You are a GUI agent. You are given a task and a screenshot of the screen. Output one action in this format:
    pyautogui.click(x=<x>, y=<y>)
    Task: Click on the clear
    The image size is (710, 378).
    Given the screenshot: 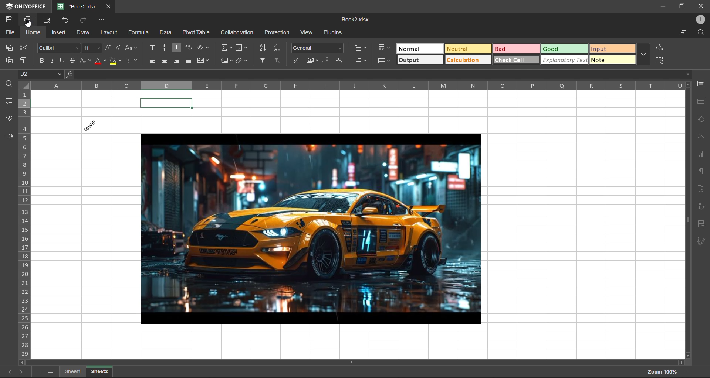 What is the action you would take?
    pyautogui.click(x=243, y=62)
    